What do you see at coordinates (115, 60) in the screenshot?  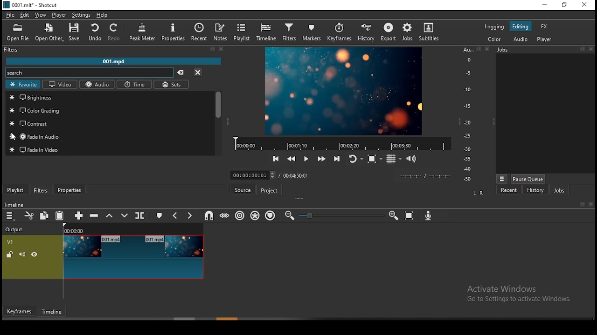 I see `001.mp4` at bounding box center [115, 60].